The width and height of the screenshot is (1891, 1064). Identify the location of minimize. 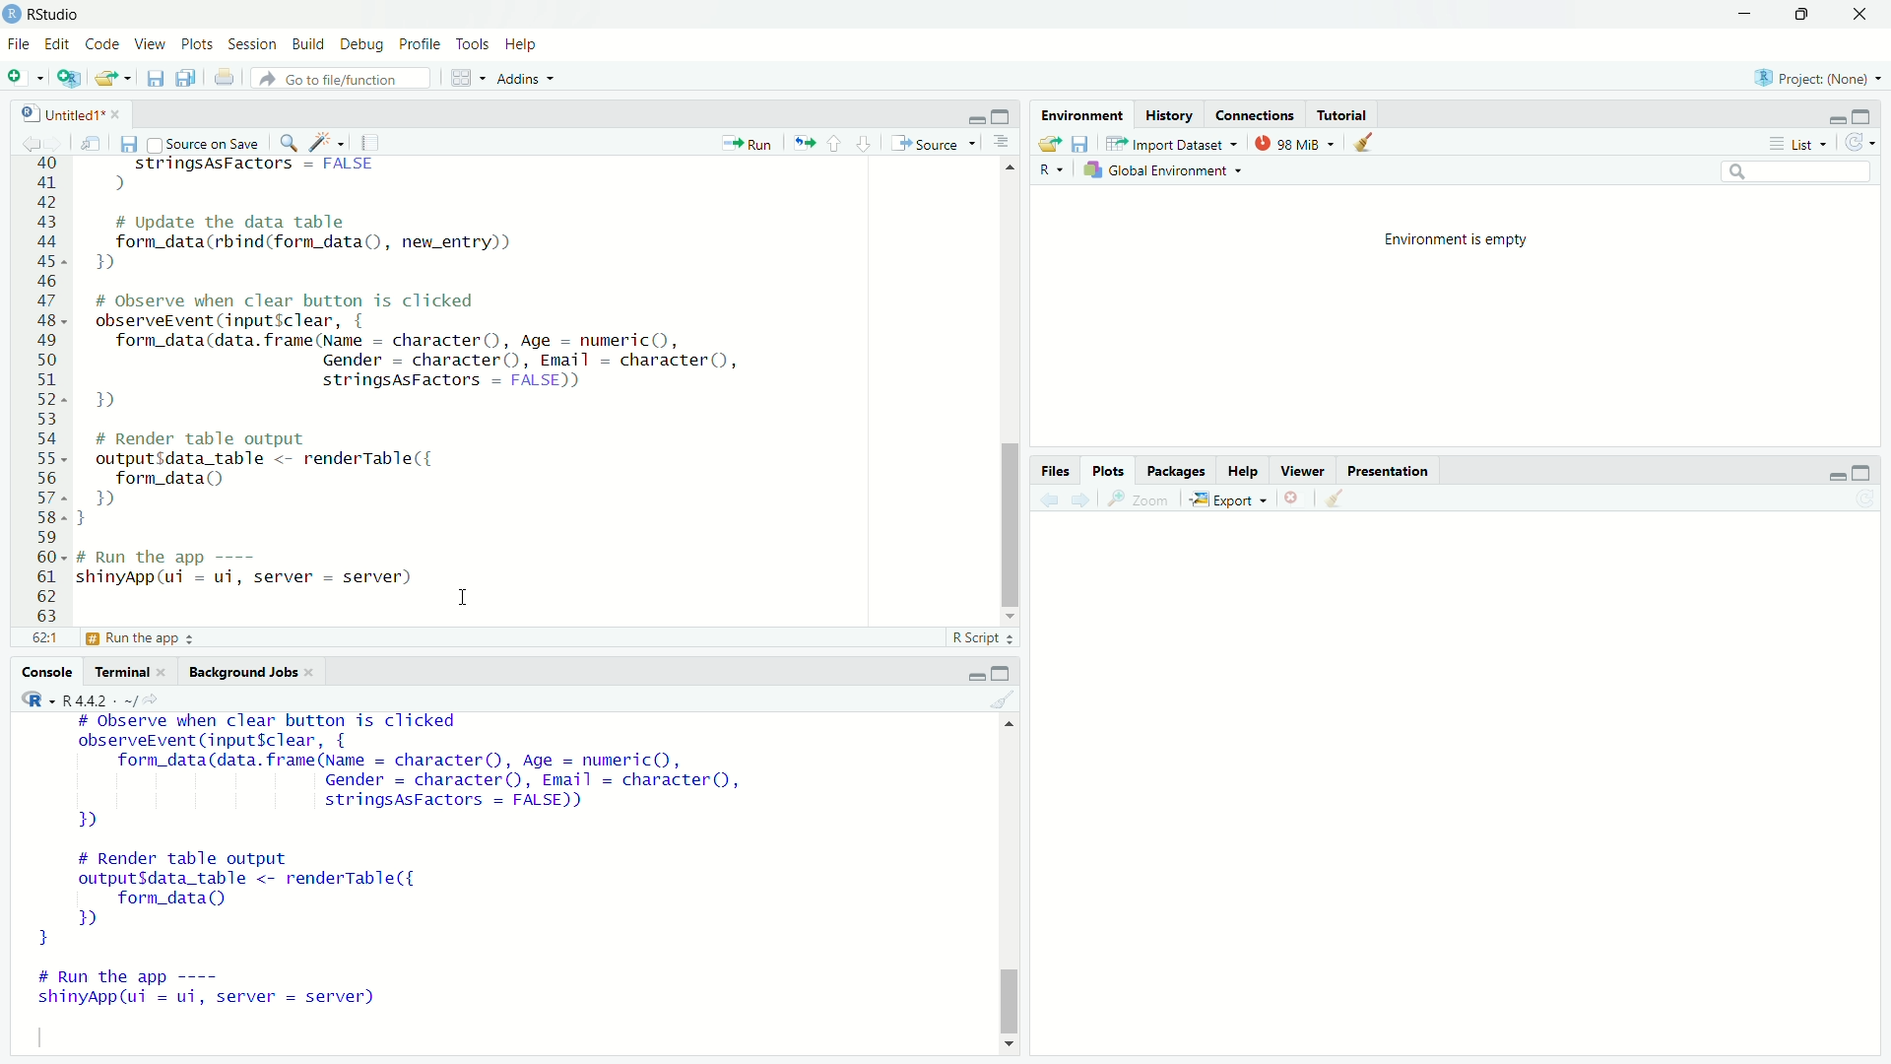
(1829, 470).